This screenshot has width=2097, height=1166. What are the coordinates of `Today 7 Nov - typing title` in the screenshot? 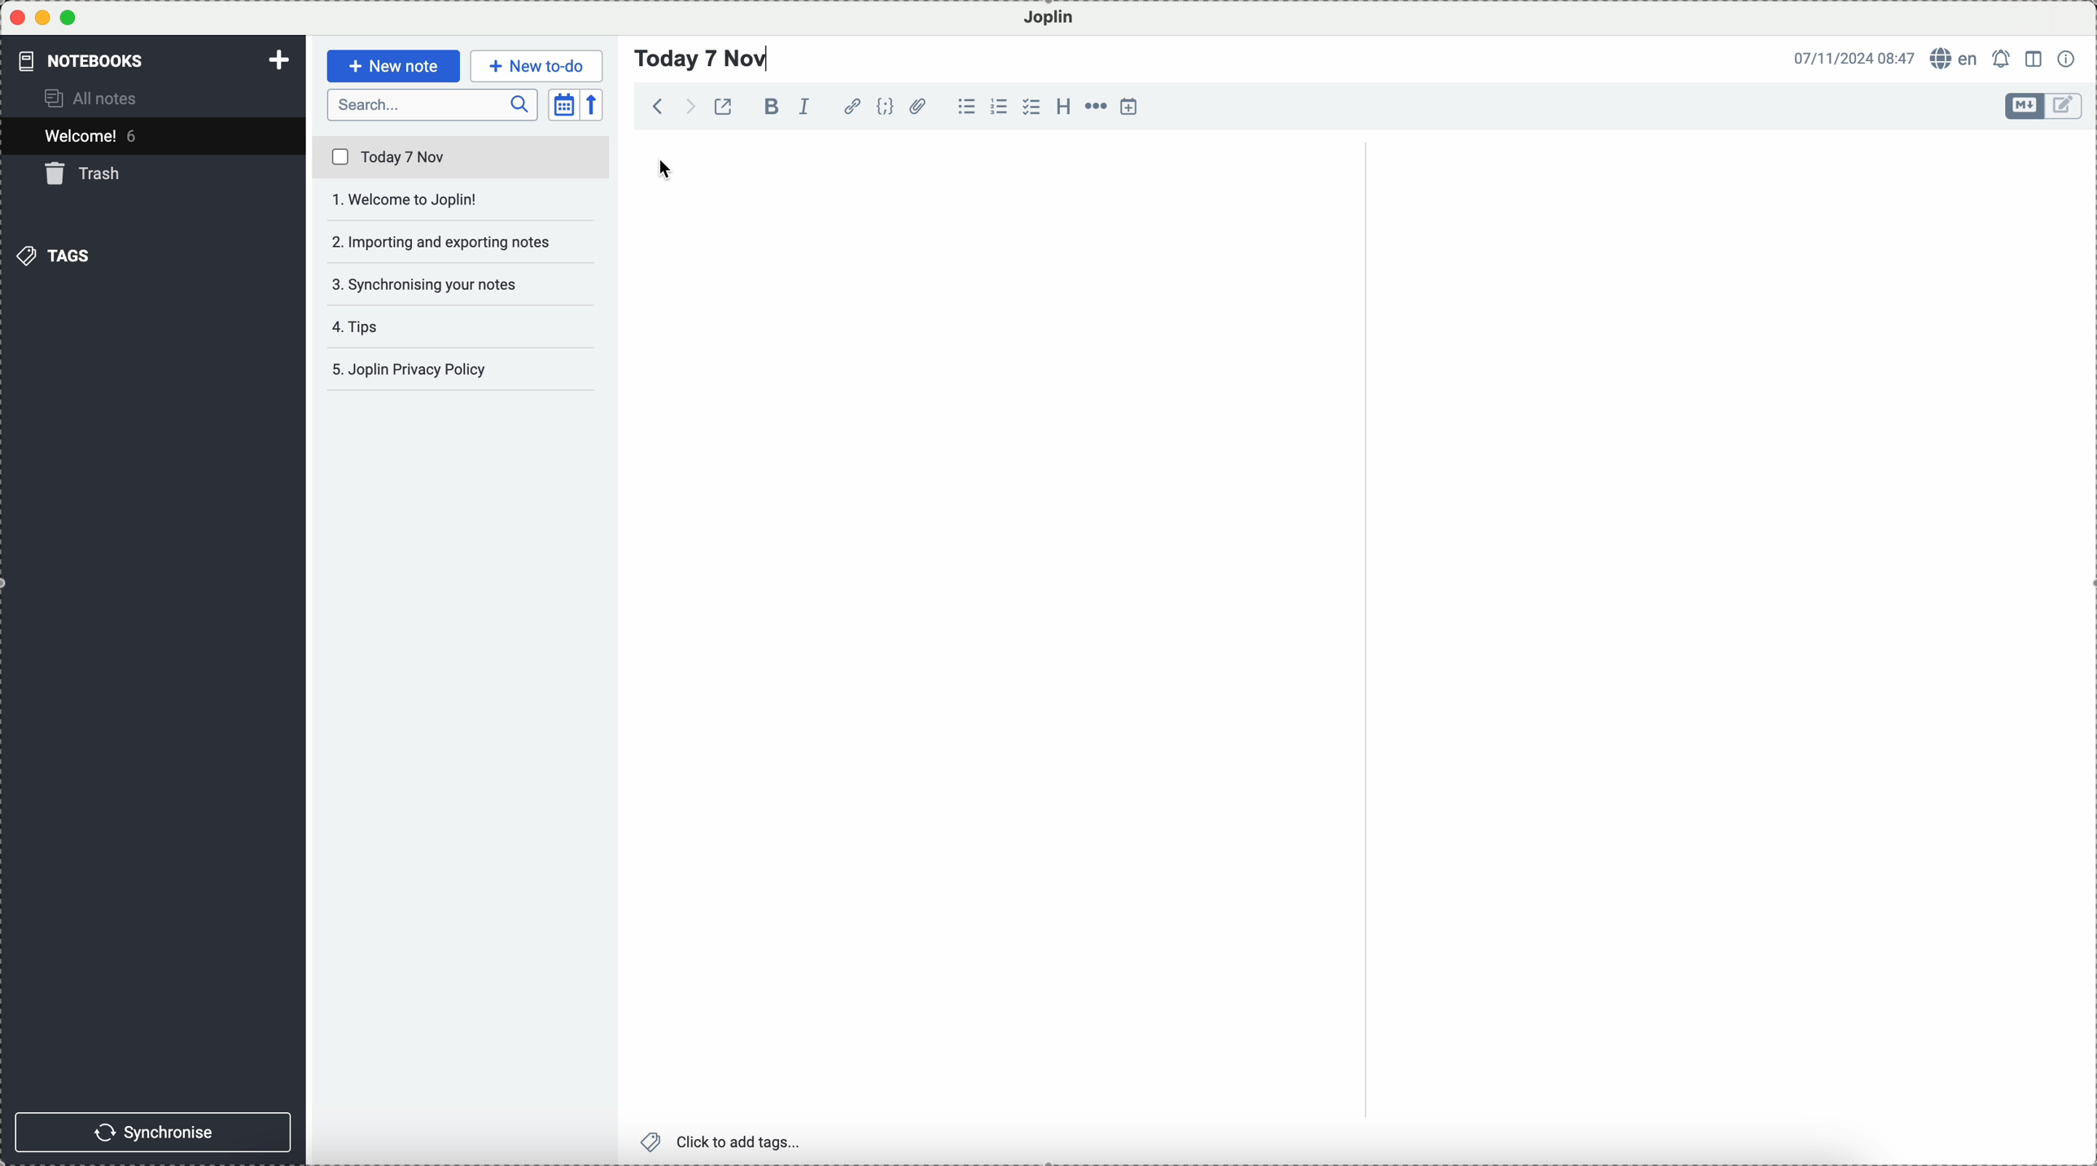 It's located at (703, 59).